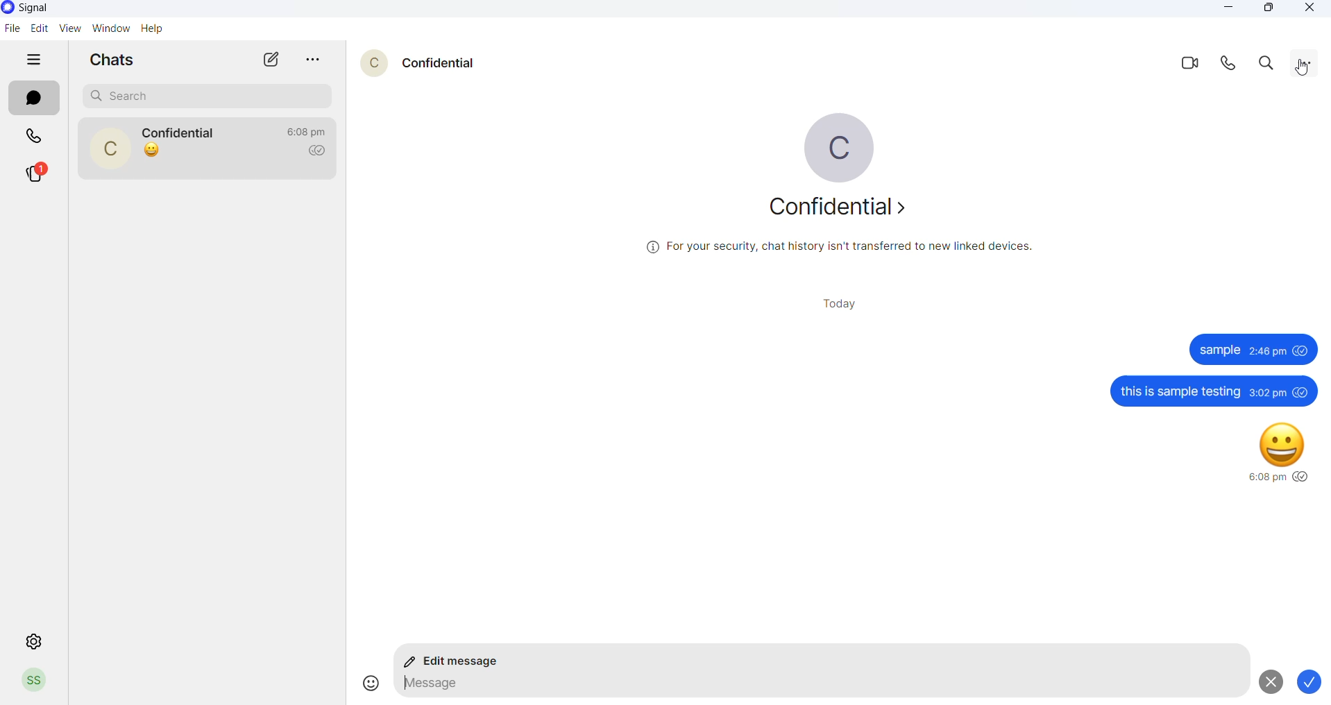 Image resolution: width=1331 pixels, height=705 pixels. I want to click on sample, so click(1220, 351).